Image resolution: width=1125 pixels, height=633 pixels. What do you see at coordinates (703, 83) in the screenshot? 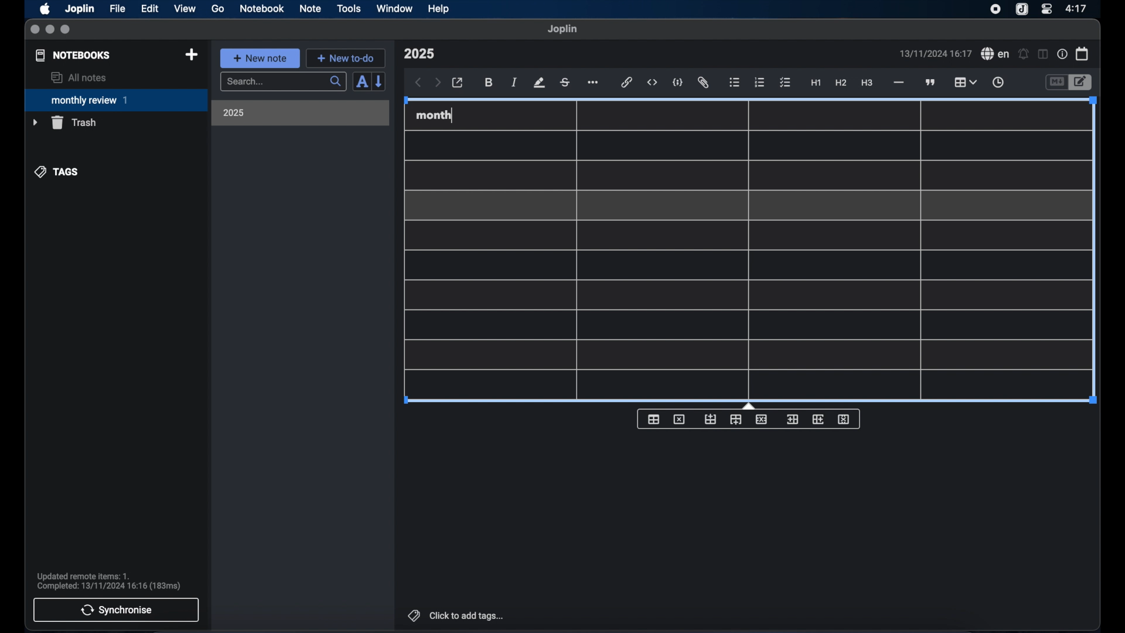
I see `attach file` at bounding box center [703, 83].